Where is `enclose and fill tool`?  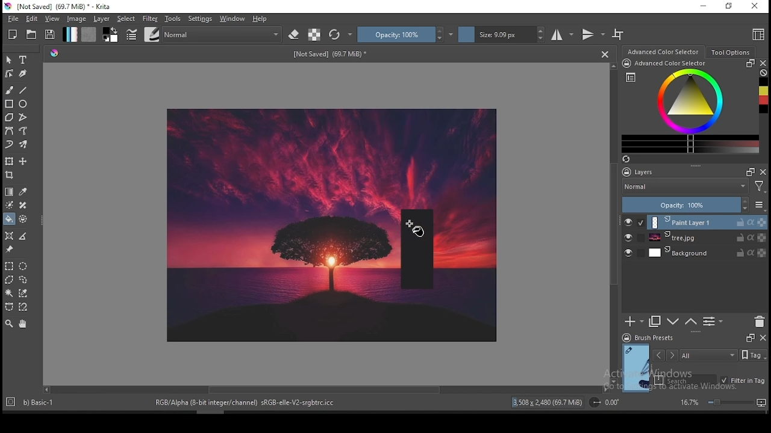 enclose and fill tool is located at coordinates (25, 219).